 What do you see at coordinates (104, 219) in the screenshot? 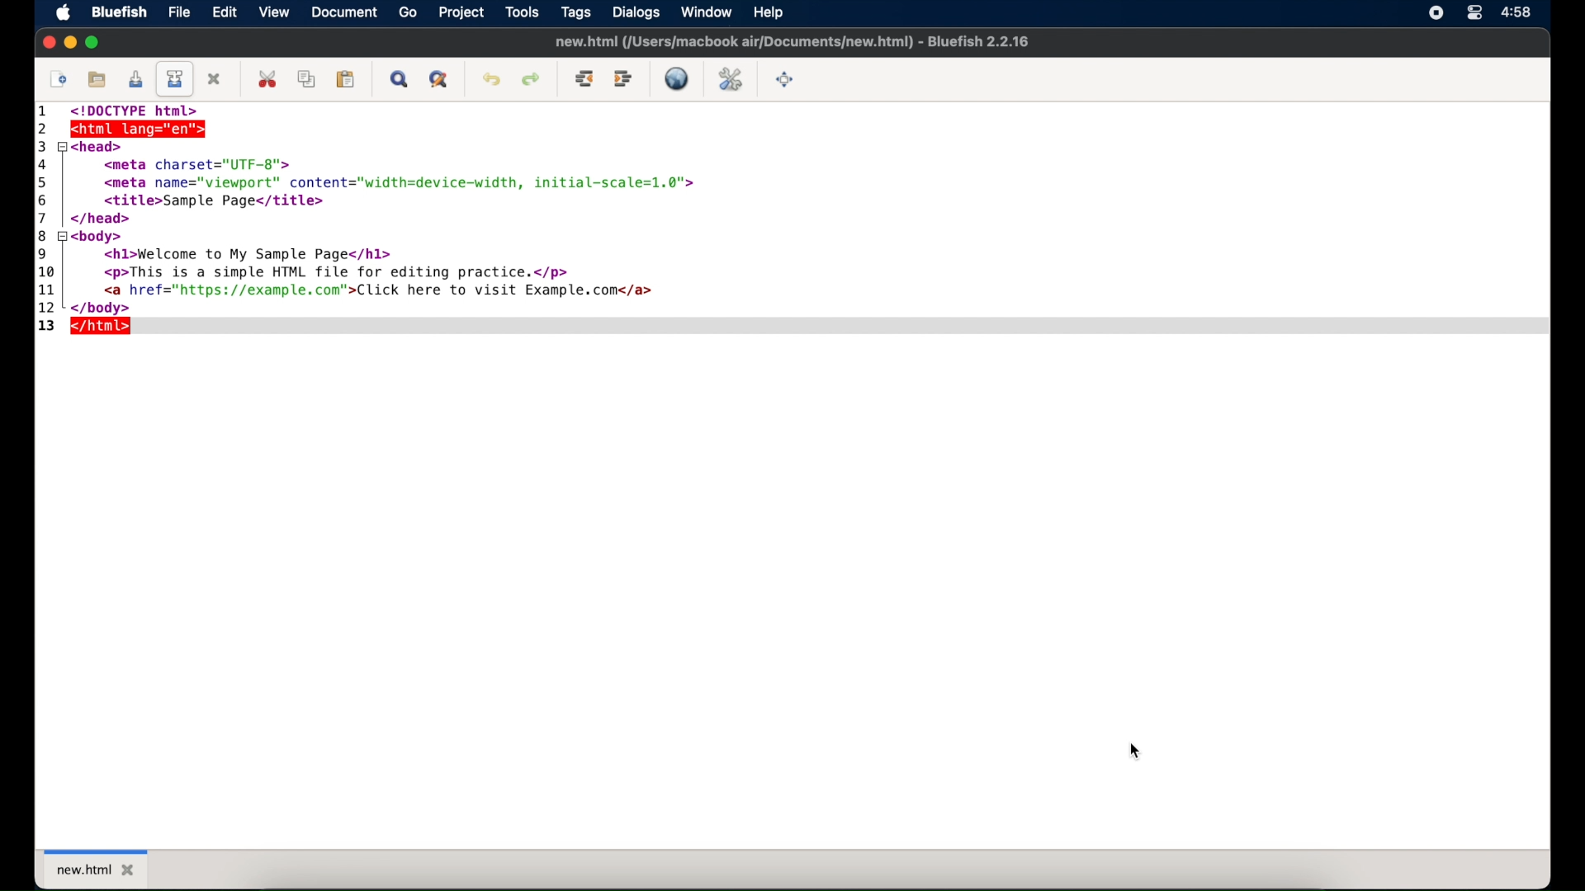
I see `</head>` at bounding box center [104, 219].